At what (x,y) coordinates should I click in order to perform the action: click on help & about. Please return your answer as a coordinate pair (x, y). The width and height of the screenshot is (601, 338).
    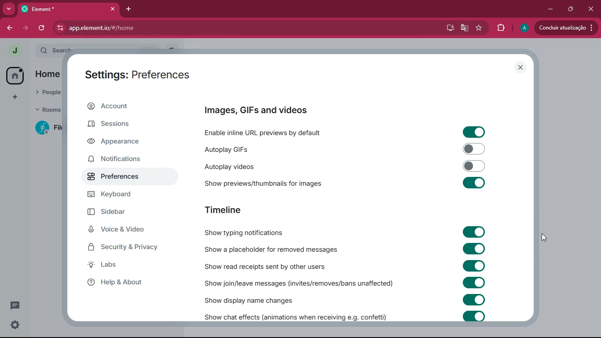
    Looking at the image, I should click on (120, 283).